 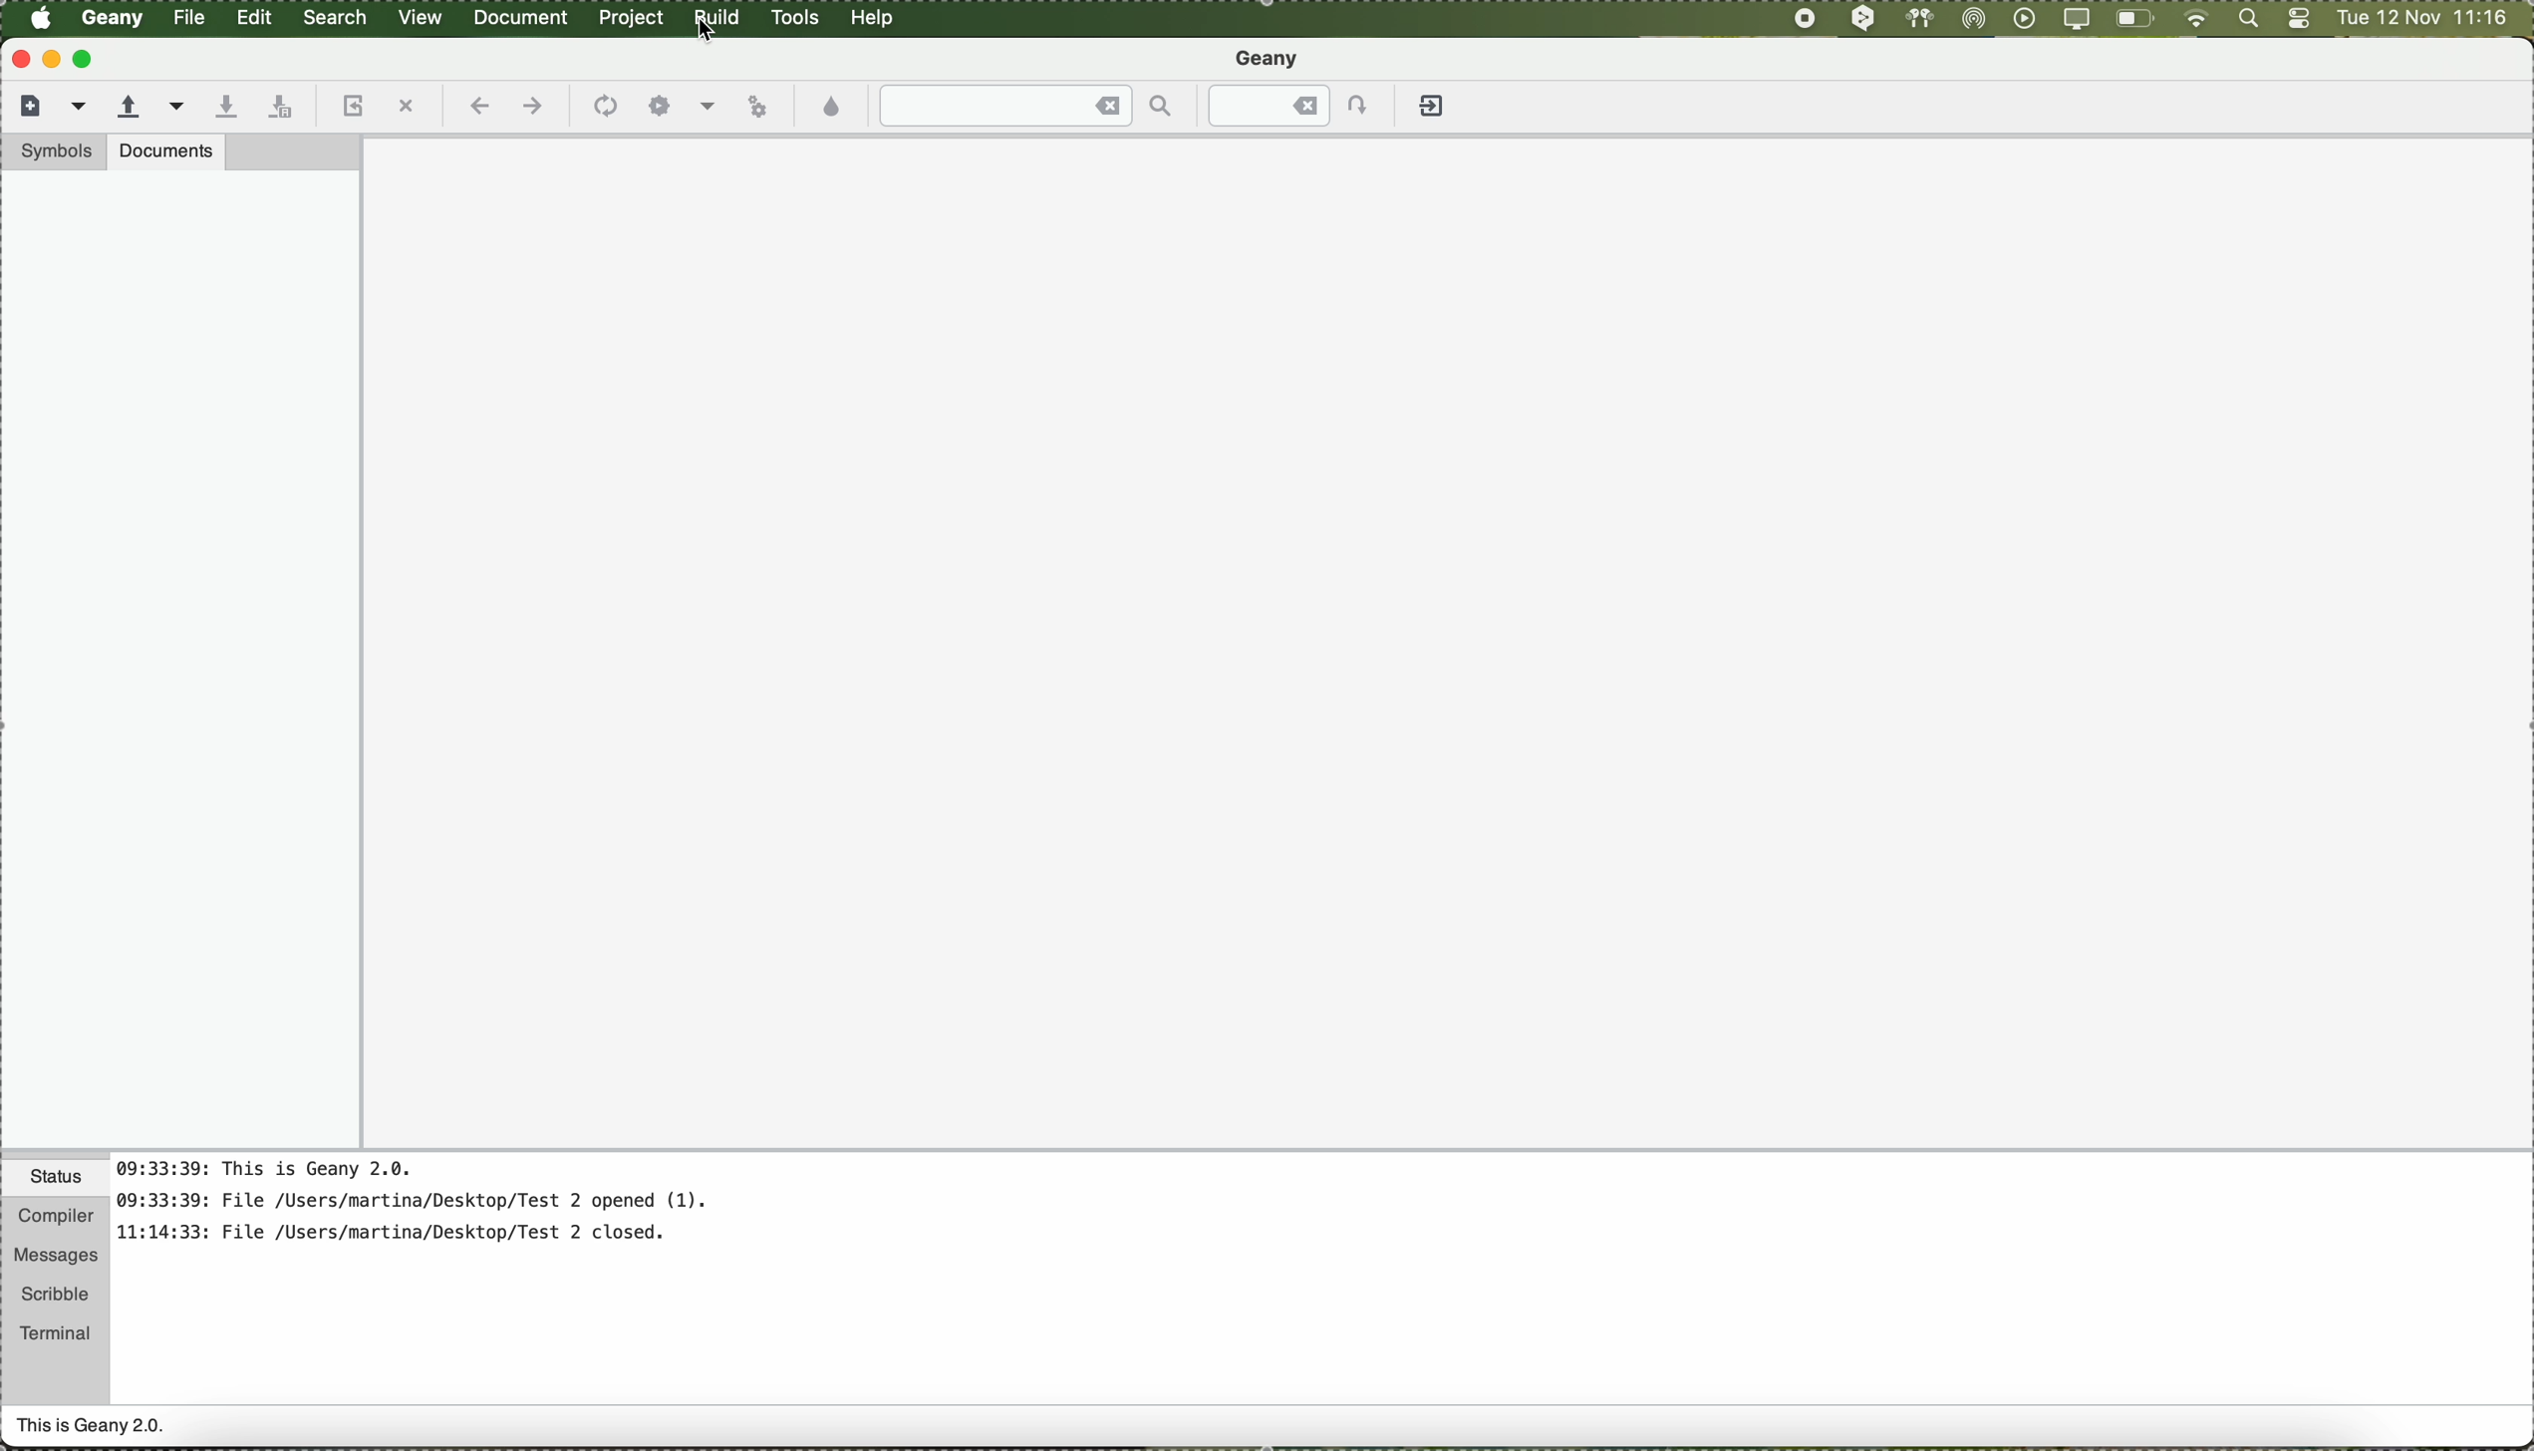 What do you see at coordinates (707, 109) in the screenshot?
I see `icon` at bounding box center [707, 109].